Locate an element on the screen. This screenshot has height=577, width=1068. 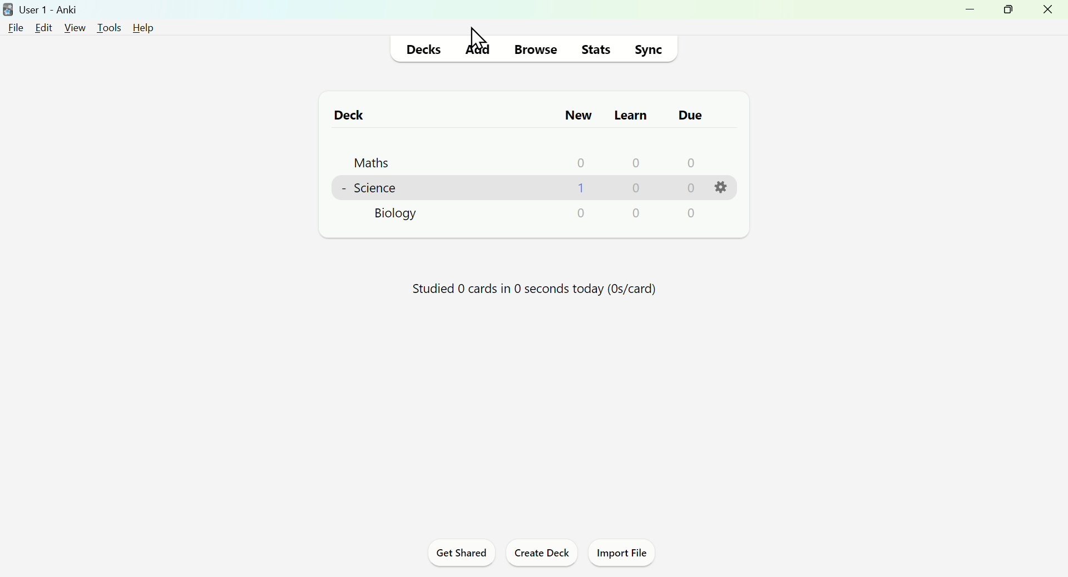
Maths is located at coordinates (373, 162).